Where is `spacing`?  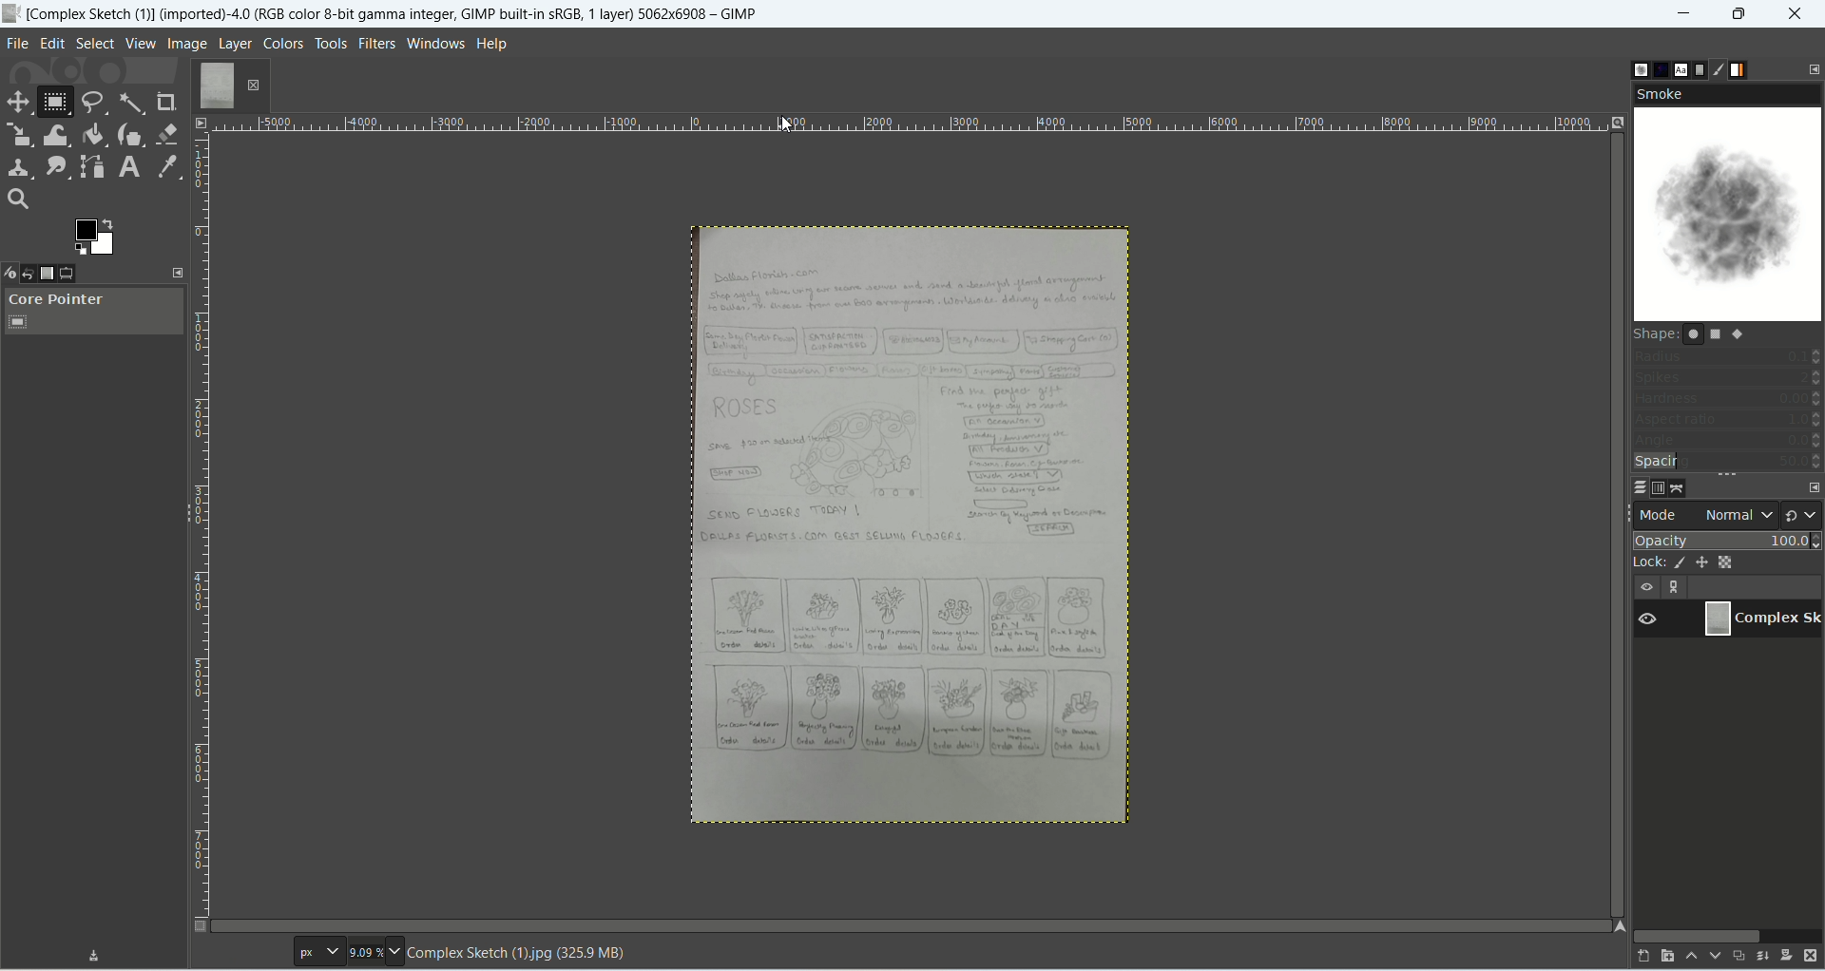
spacing is located at coordinates (1728, 461).